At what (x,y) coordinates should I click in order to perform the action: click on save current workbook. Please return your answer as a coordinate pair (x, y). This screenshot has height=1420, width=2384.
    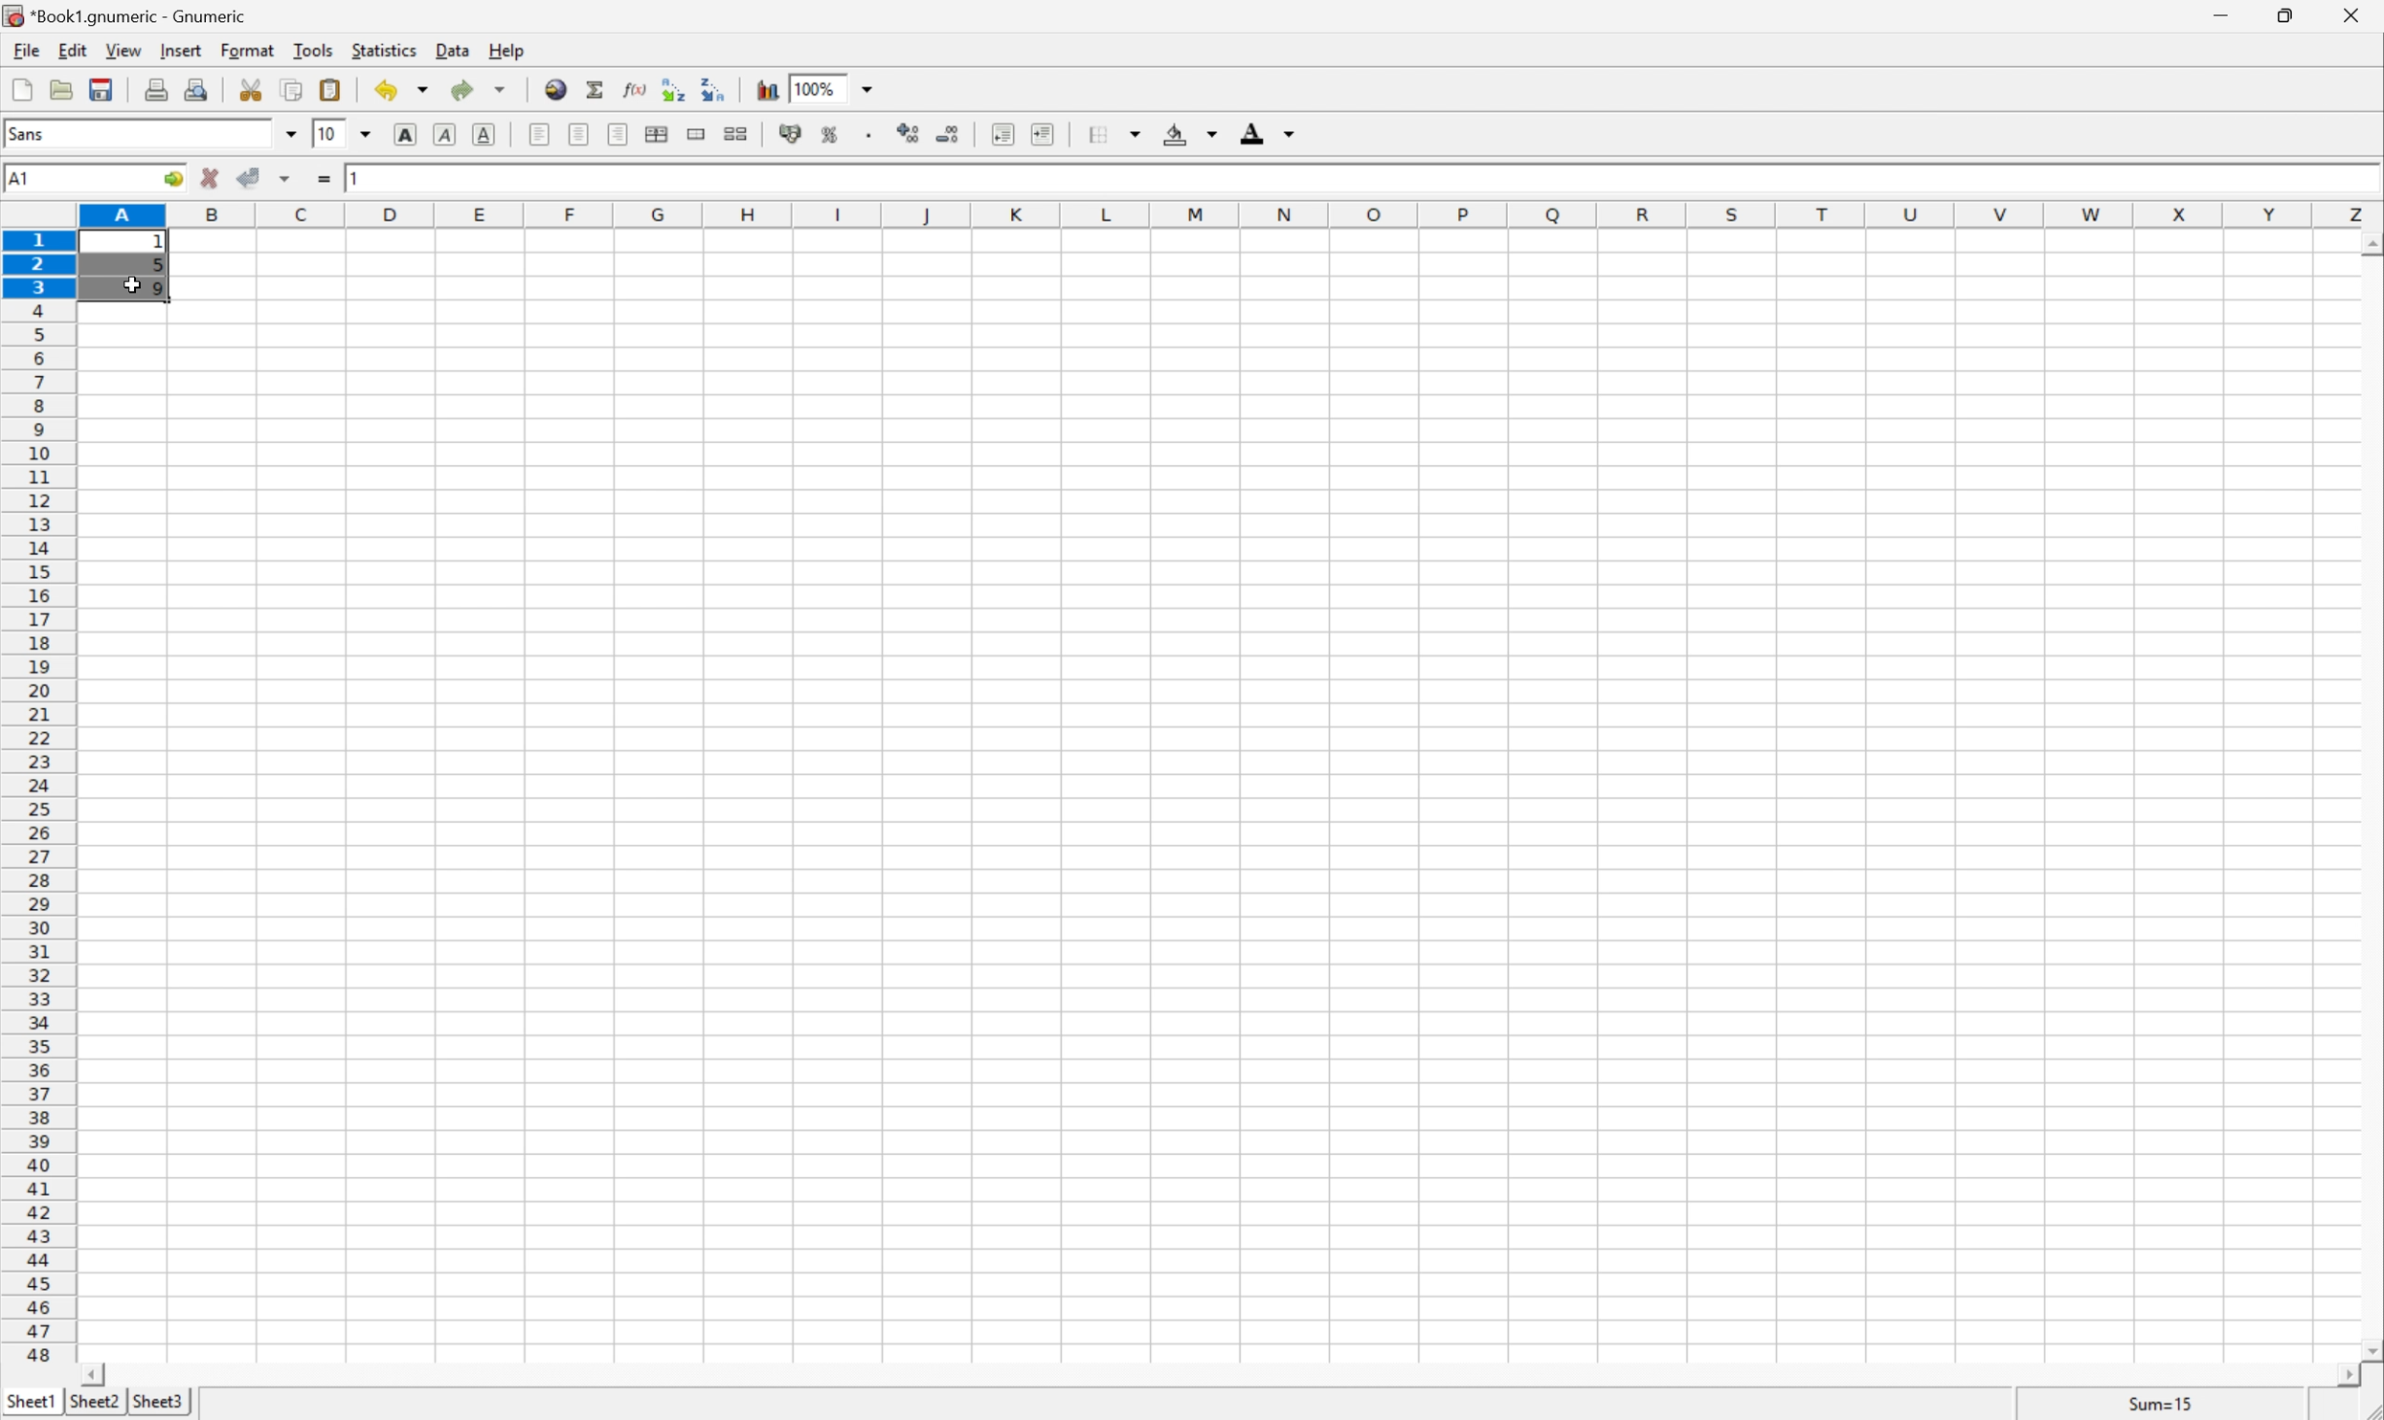
    Looking at the image, I should click on (101, 89).